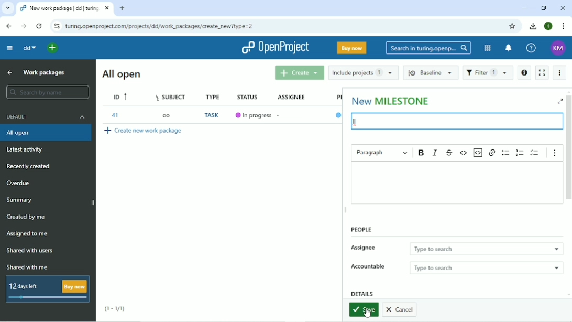  What do you see at coordinates (435, 153) in the screenshot?
I see `Italic` at bounding box center [435, 153].